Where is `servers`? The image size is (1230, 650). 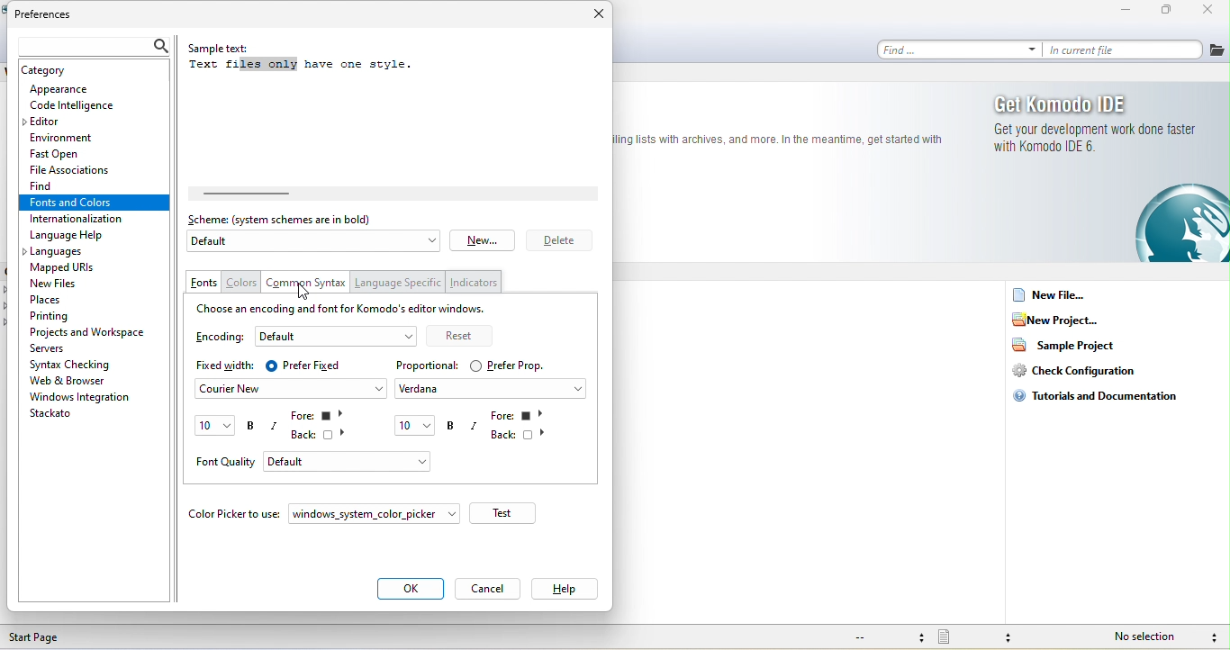 servers is located at coordinates (59, 348).